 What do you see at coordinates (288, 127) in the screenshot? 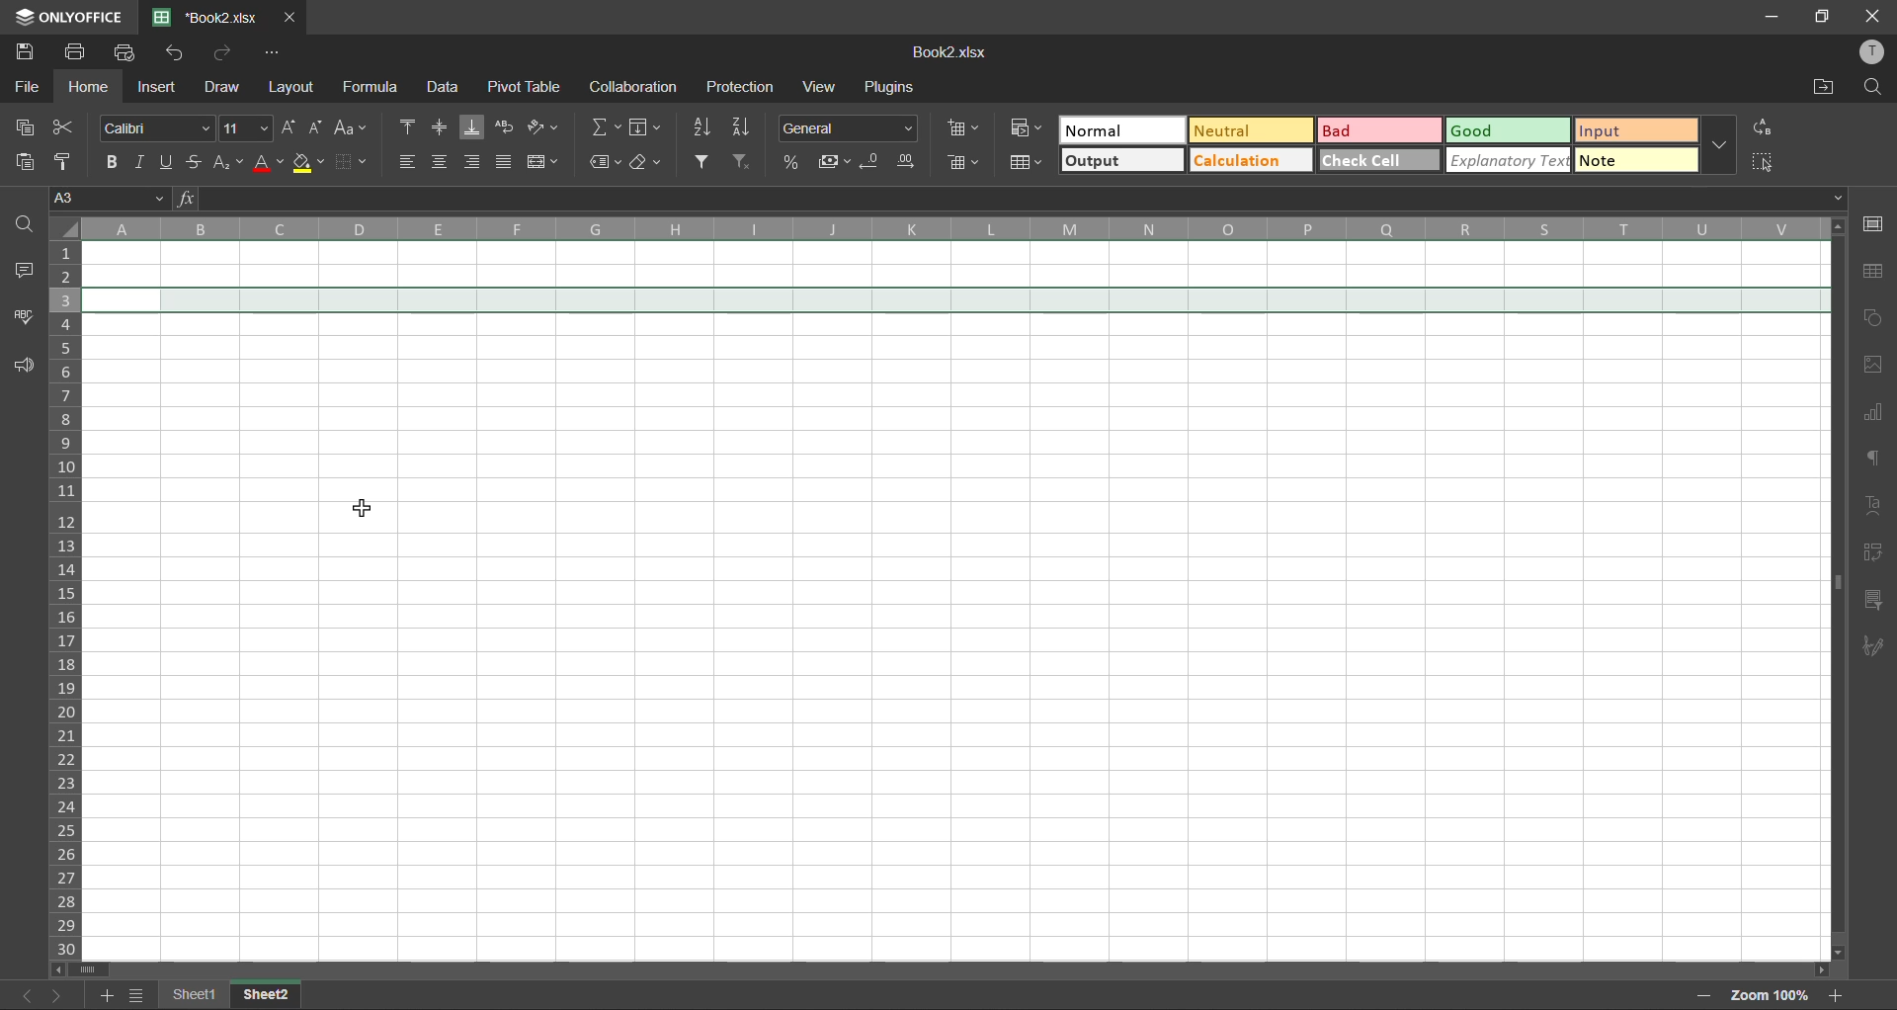
I see `increment size` at bounding box center [288, 127].